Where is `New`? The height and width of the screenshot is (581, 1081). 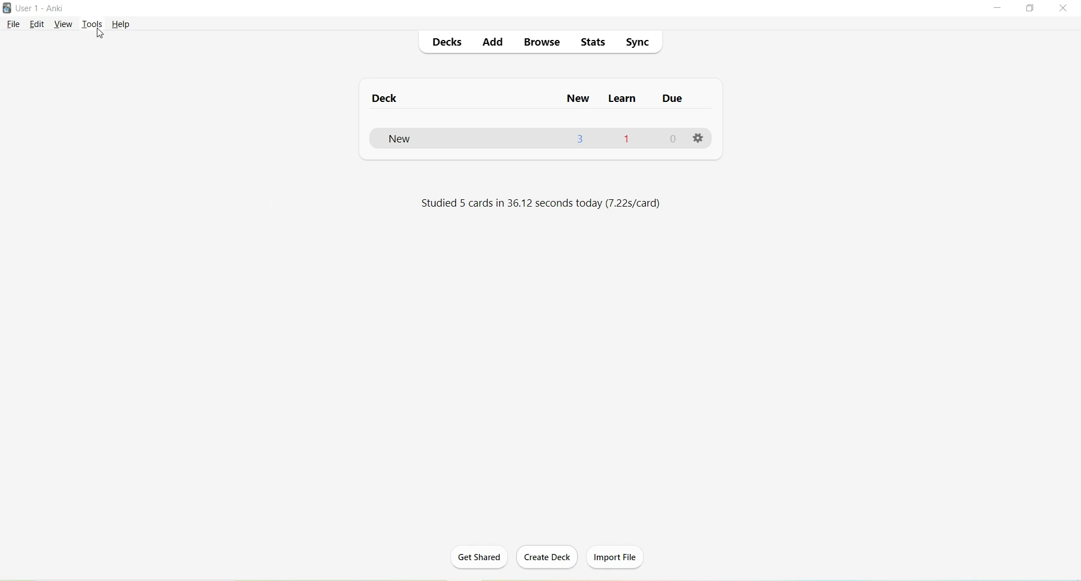 New is located at coordinates (414, 139).